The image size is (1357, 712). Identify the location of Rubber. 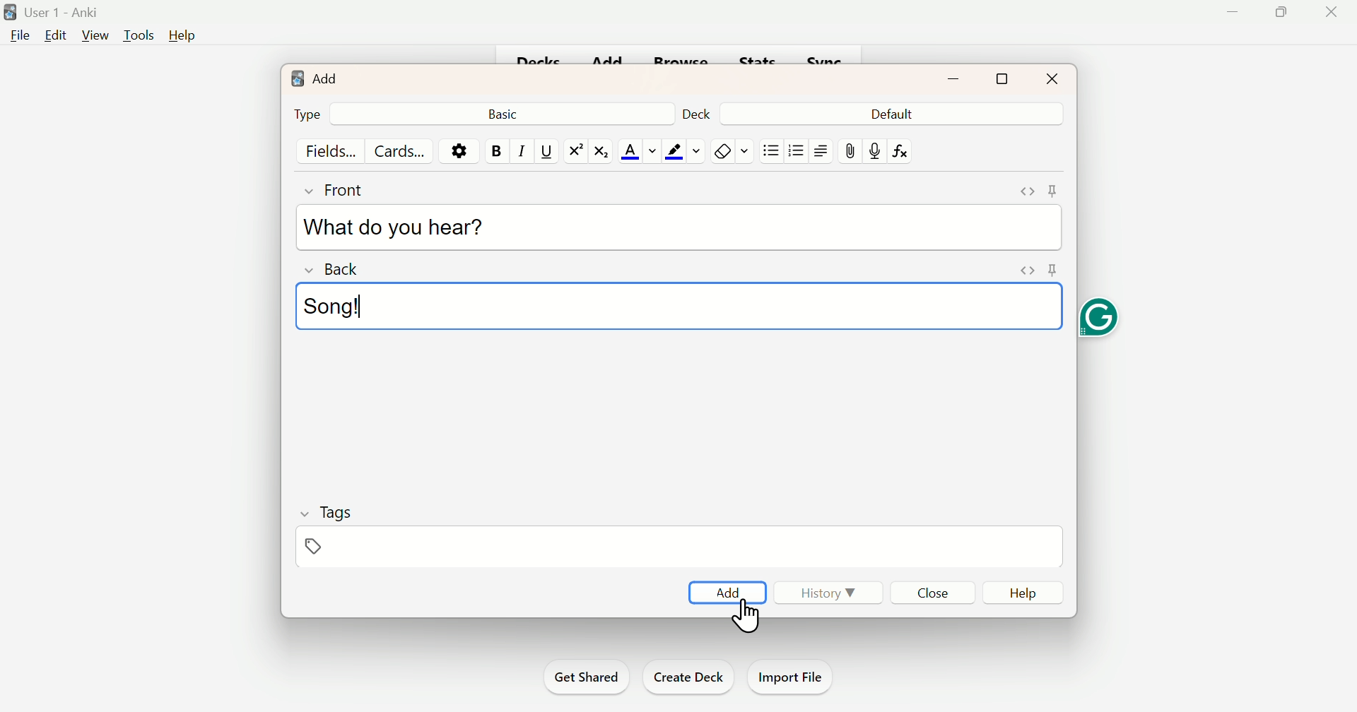
(732, 150).